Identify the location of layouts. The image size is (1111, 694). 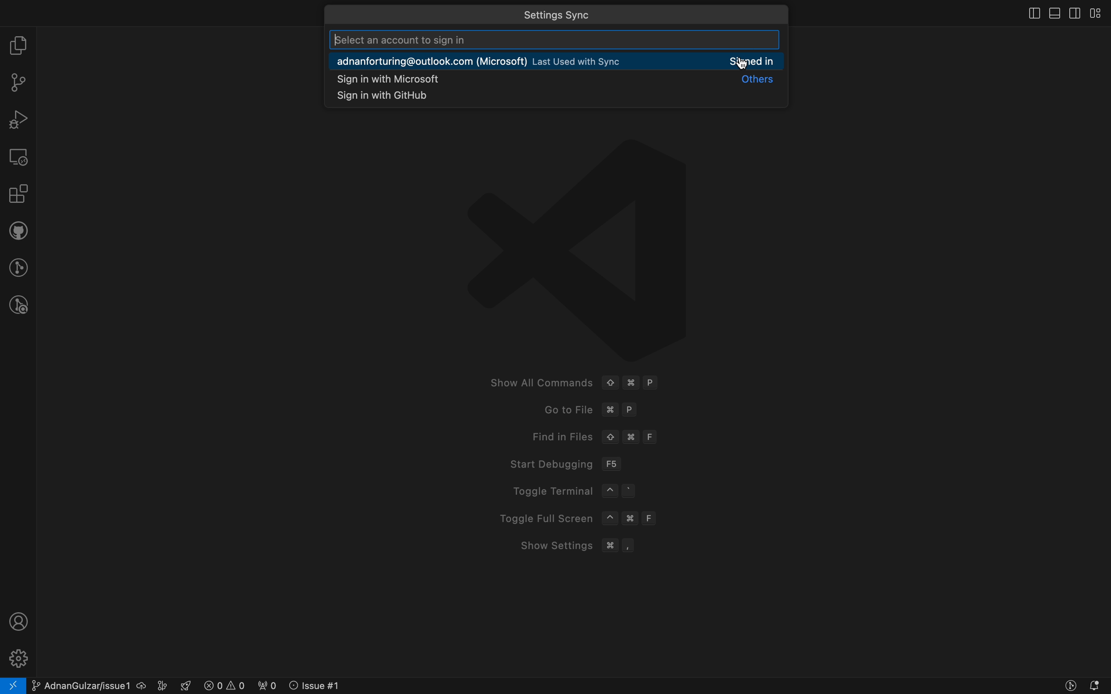
(1100, 13).